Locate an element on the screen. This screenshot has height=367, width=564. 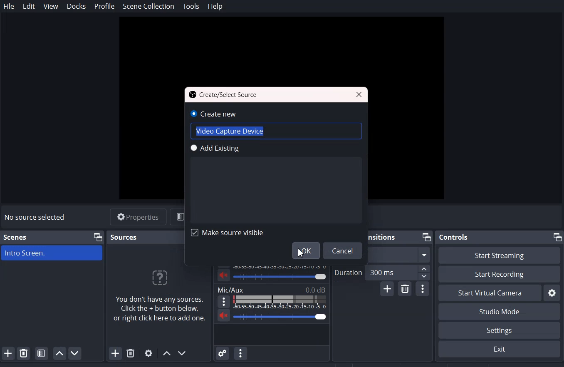
Maximize is located at coordinates (557, 236).